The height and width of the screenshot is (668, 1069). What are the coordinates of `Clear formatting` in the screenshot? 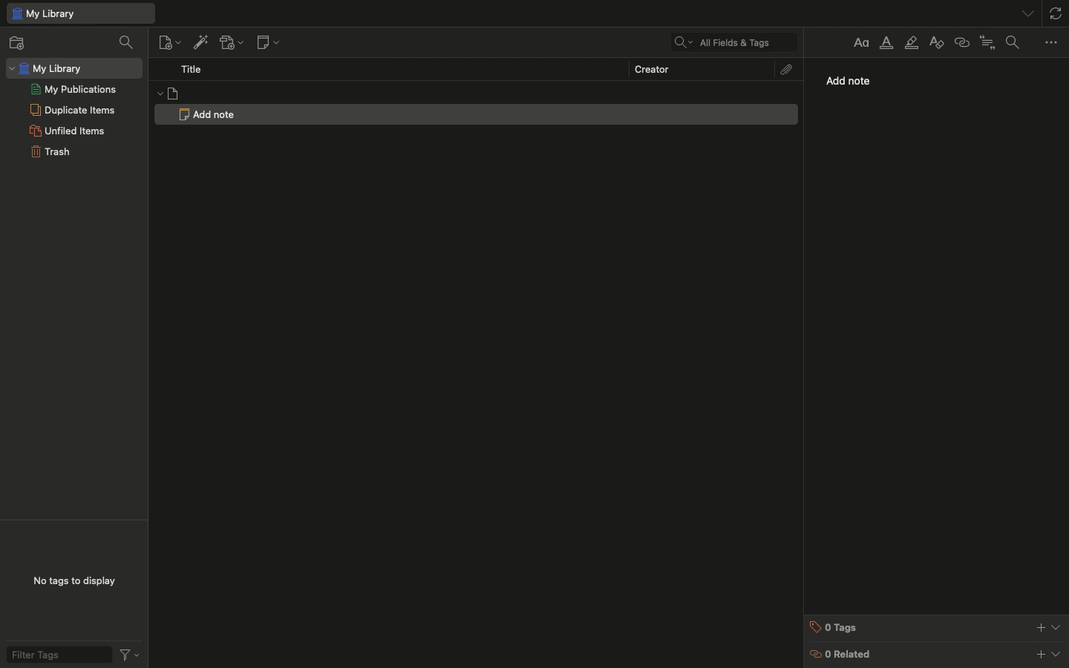 It's located at (936, 42).